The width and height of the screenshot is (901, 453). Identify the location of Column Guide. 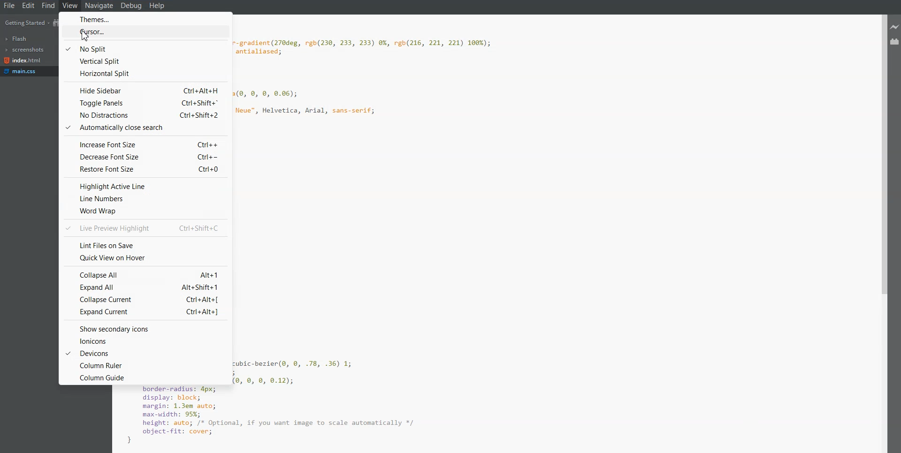
(145, 377).